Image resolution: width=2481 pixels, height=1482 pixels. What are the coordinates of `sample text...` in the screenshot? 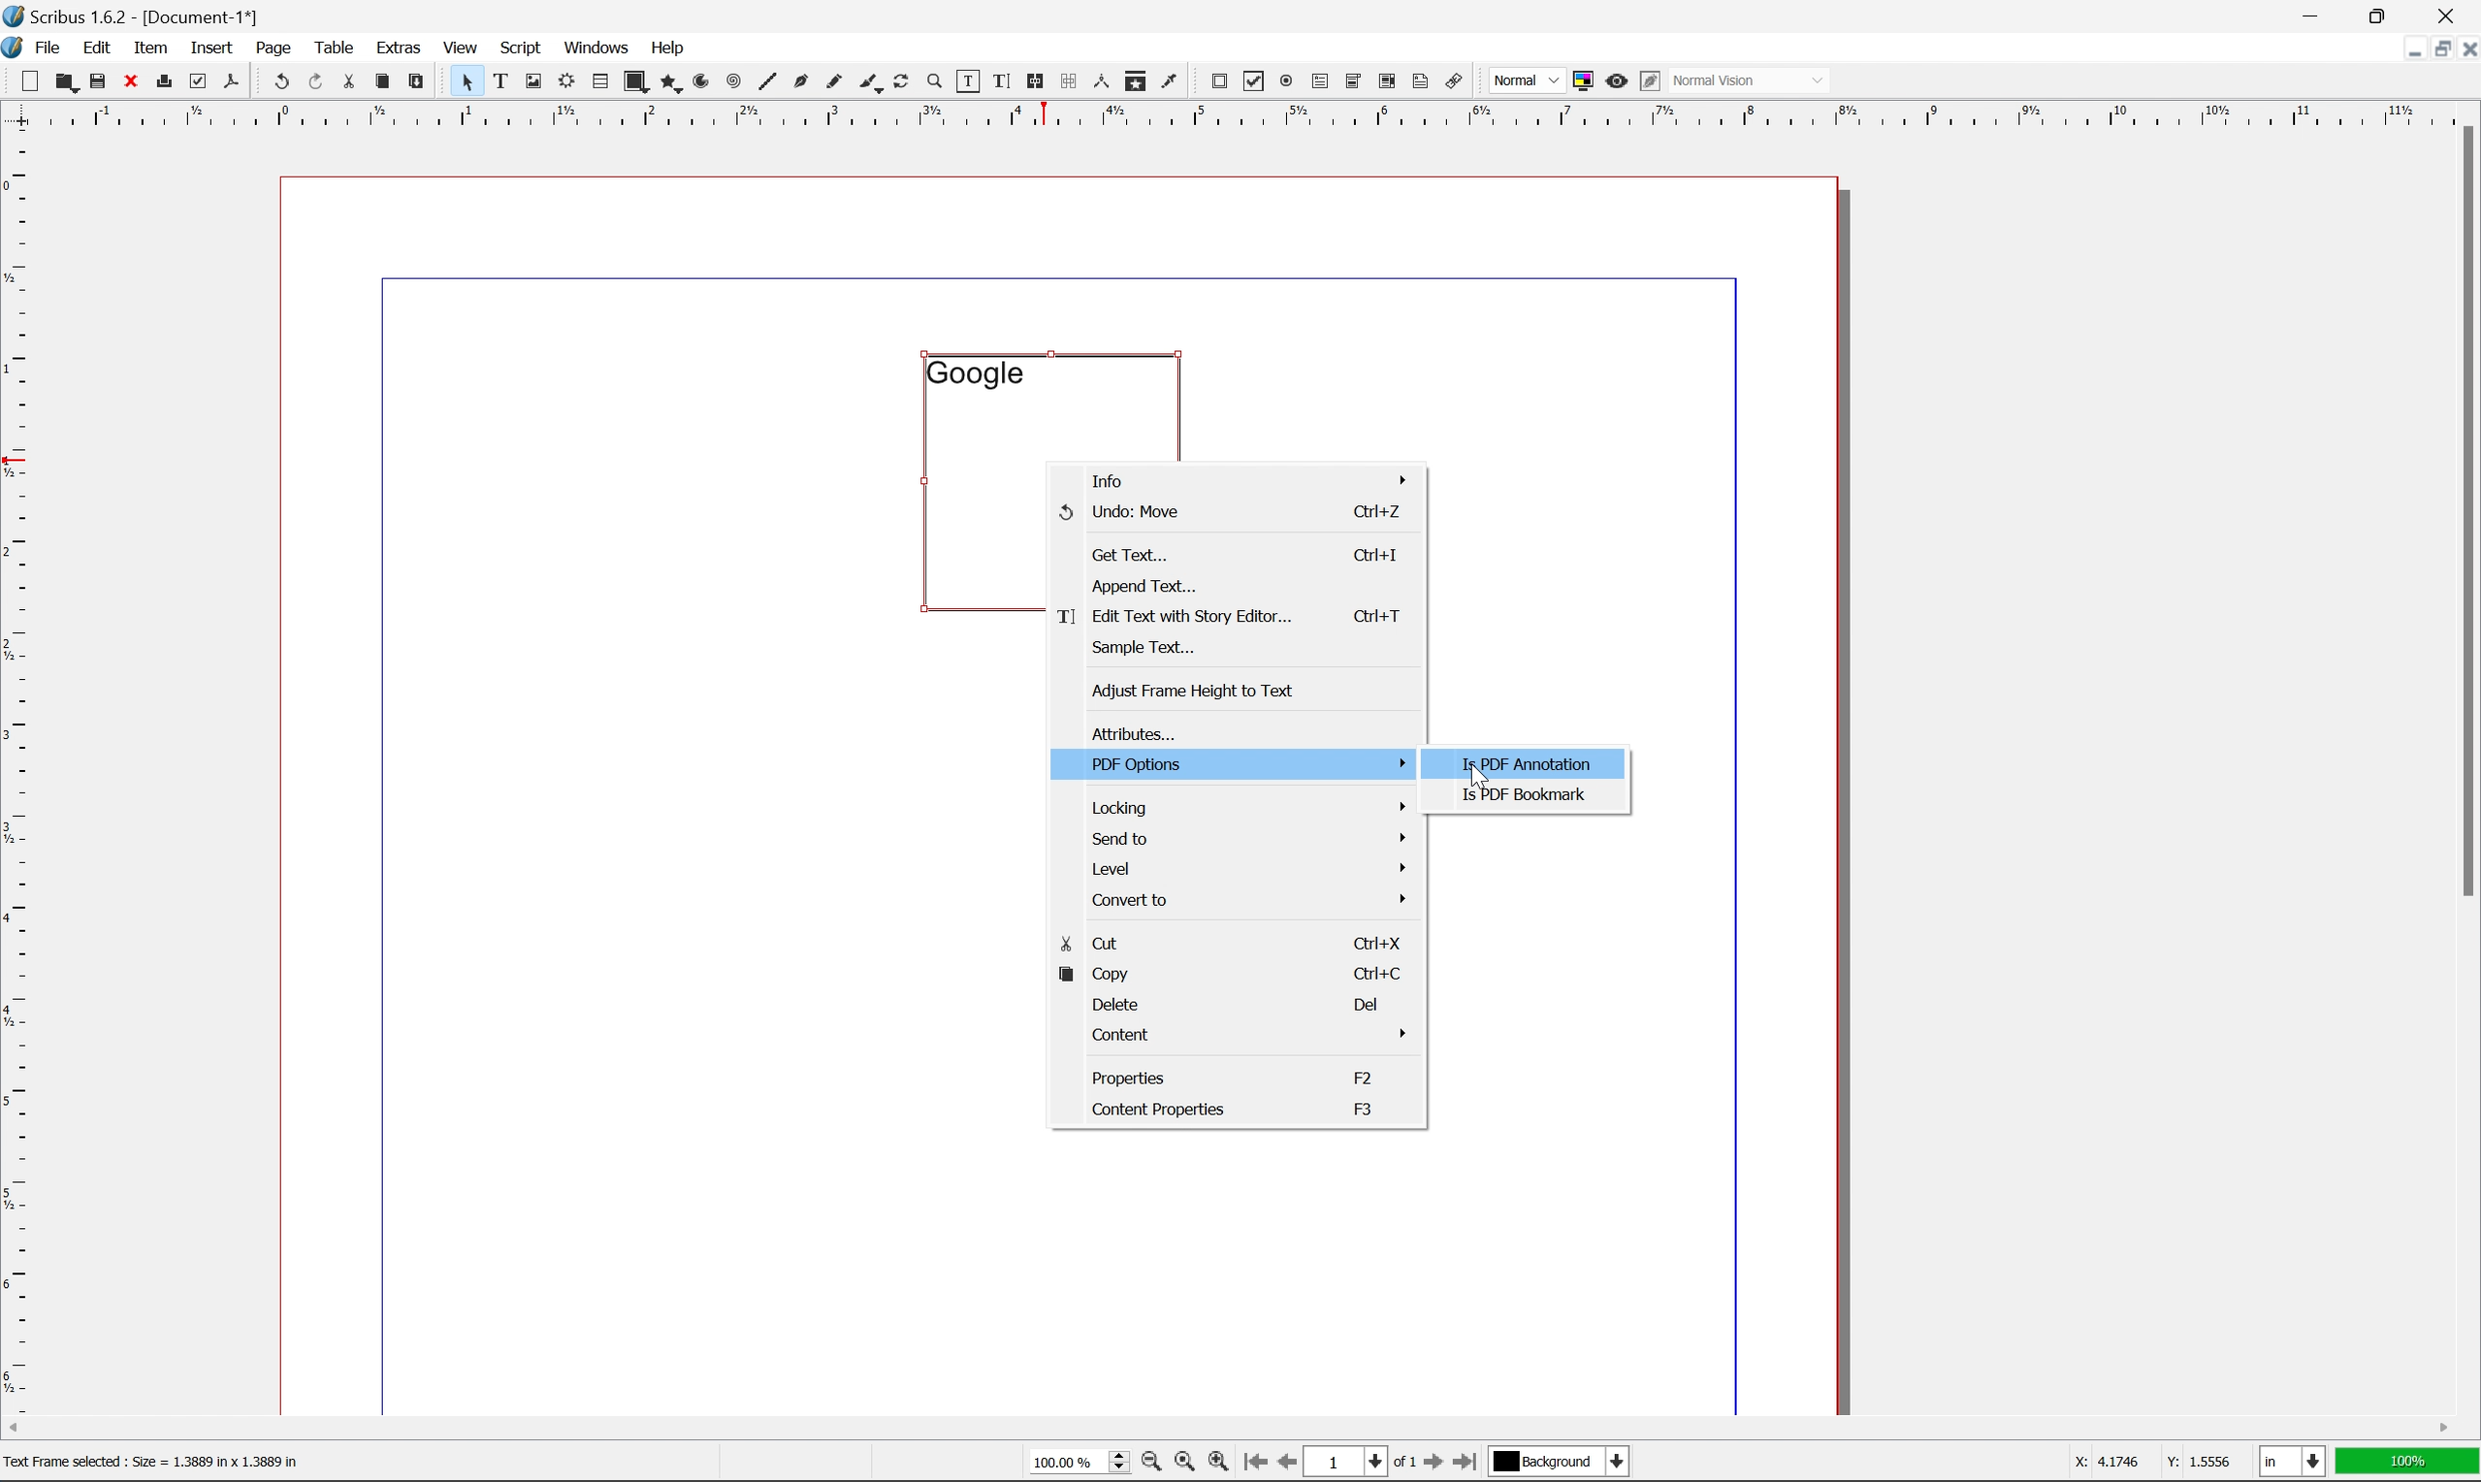 It's located at (1144, 647).